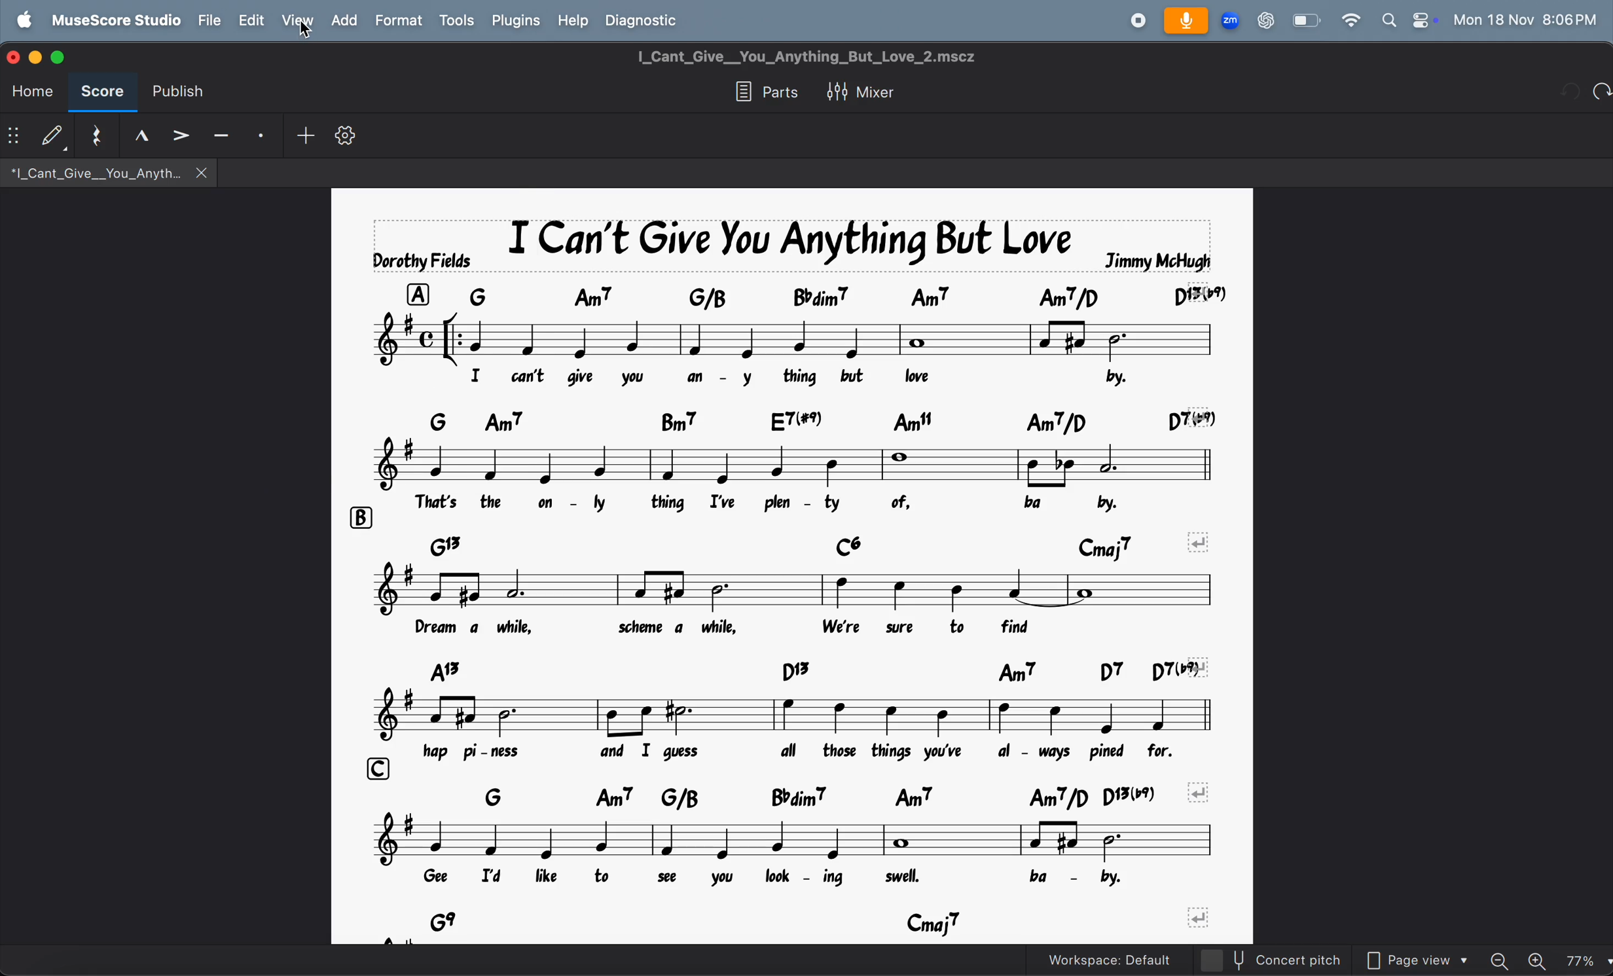 This screenshot has height=976, width=1613. What do you see at coordinates (374, 768) in the screenshot?
I see `rows` at bounding box center [374, 768].